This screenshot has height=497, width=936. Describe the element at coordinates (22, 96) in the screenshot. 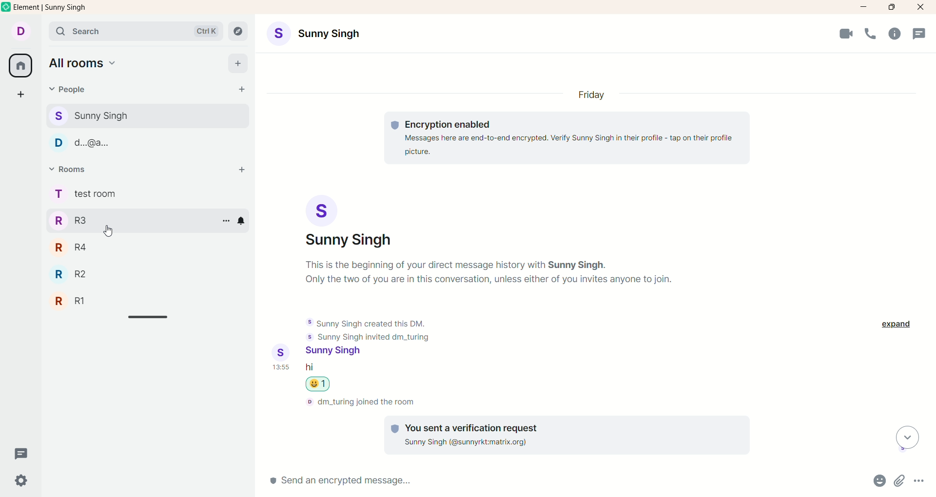

I see `create a space` at that location.